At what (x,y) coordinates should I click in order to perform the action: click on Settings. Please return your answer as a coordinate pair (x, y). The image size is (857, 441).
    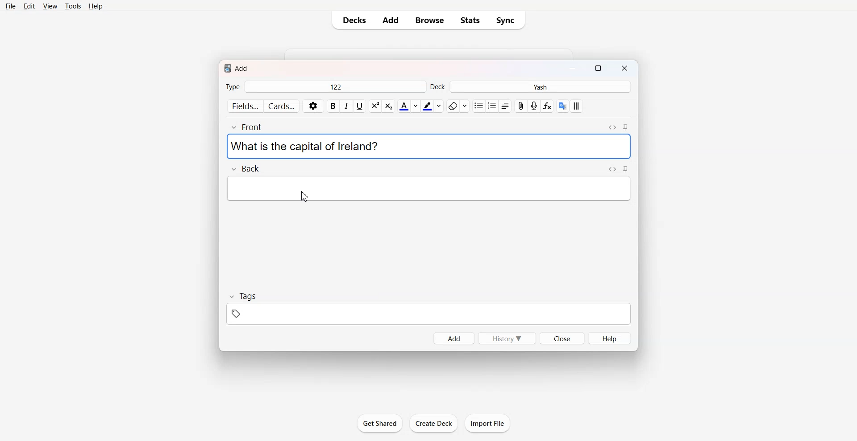
    Looking at the image, I should click on (313, 106).